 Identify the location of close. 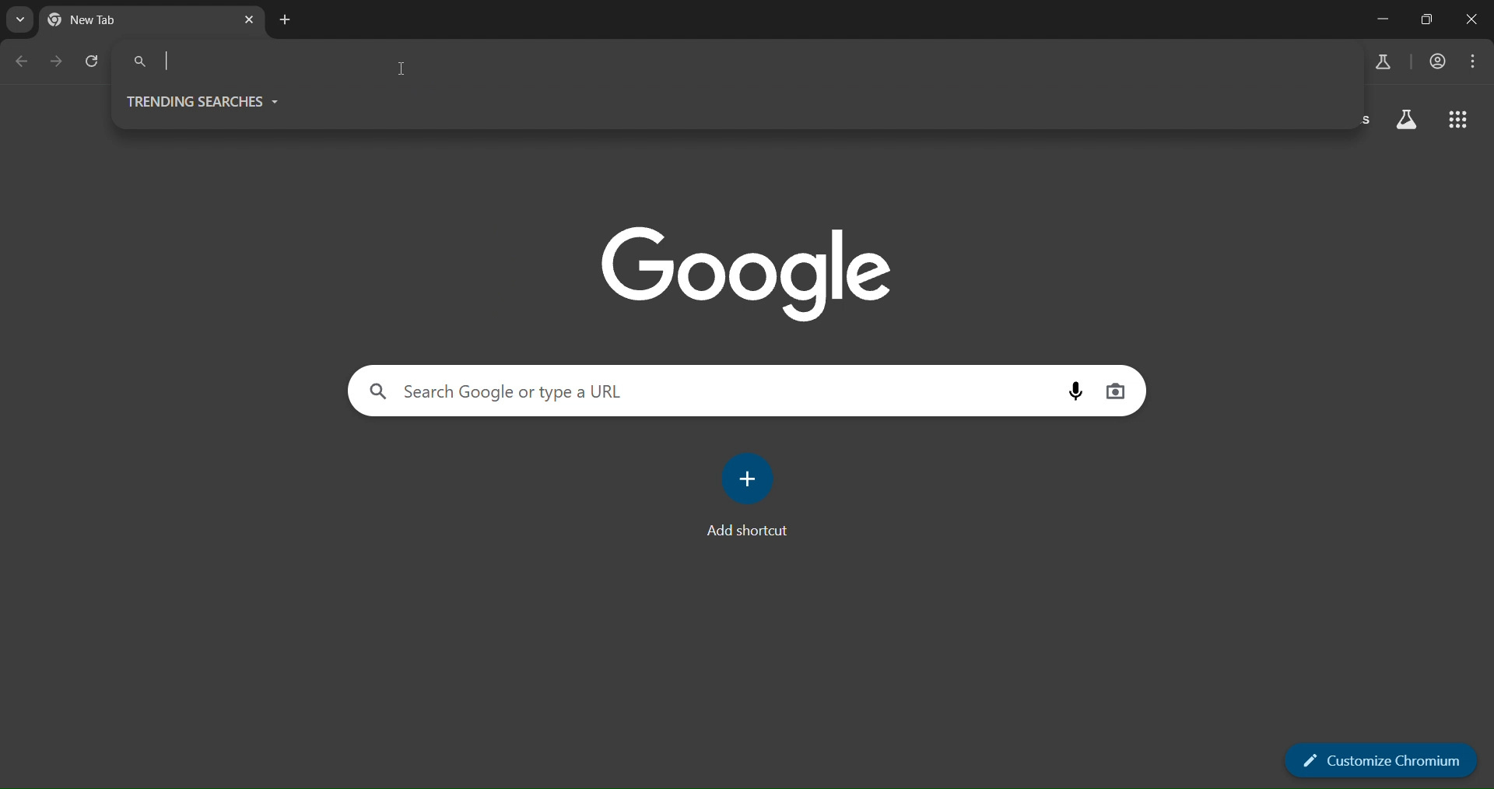
(1468, 19).